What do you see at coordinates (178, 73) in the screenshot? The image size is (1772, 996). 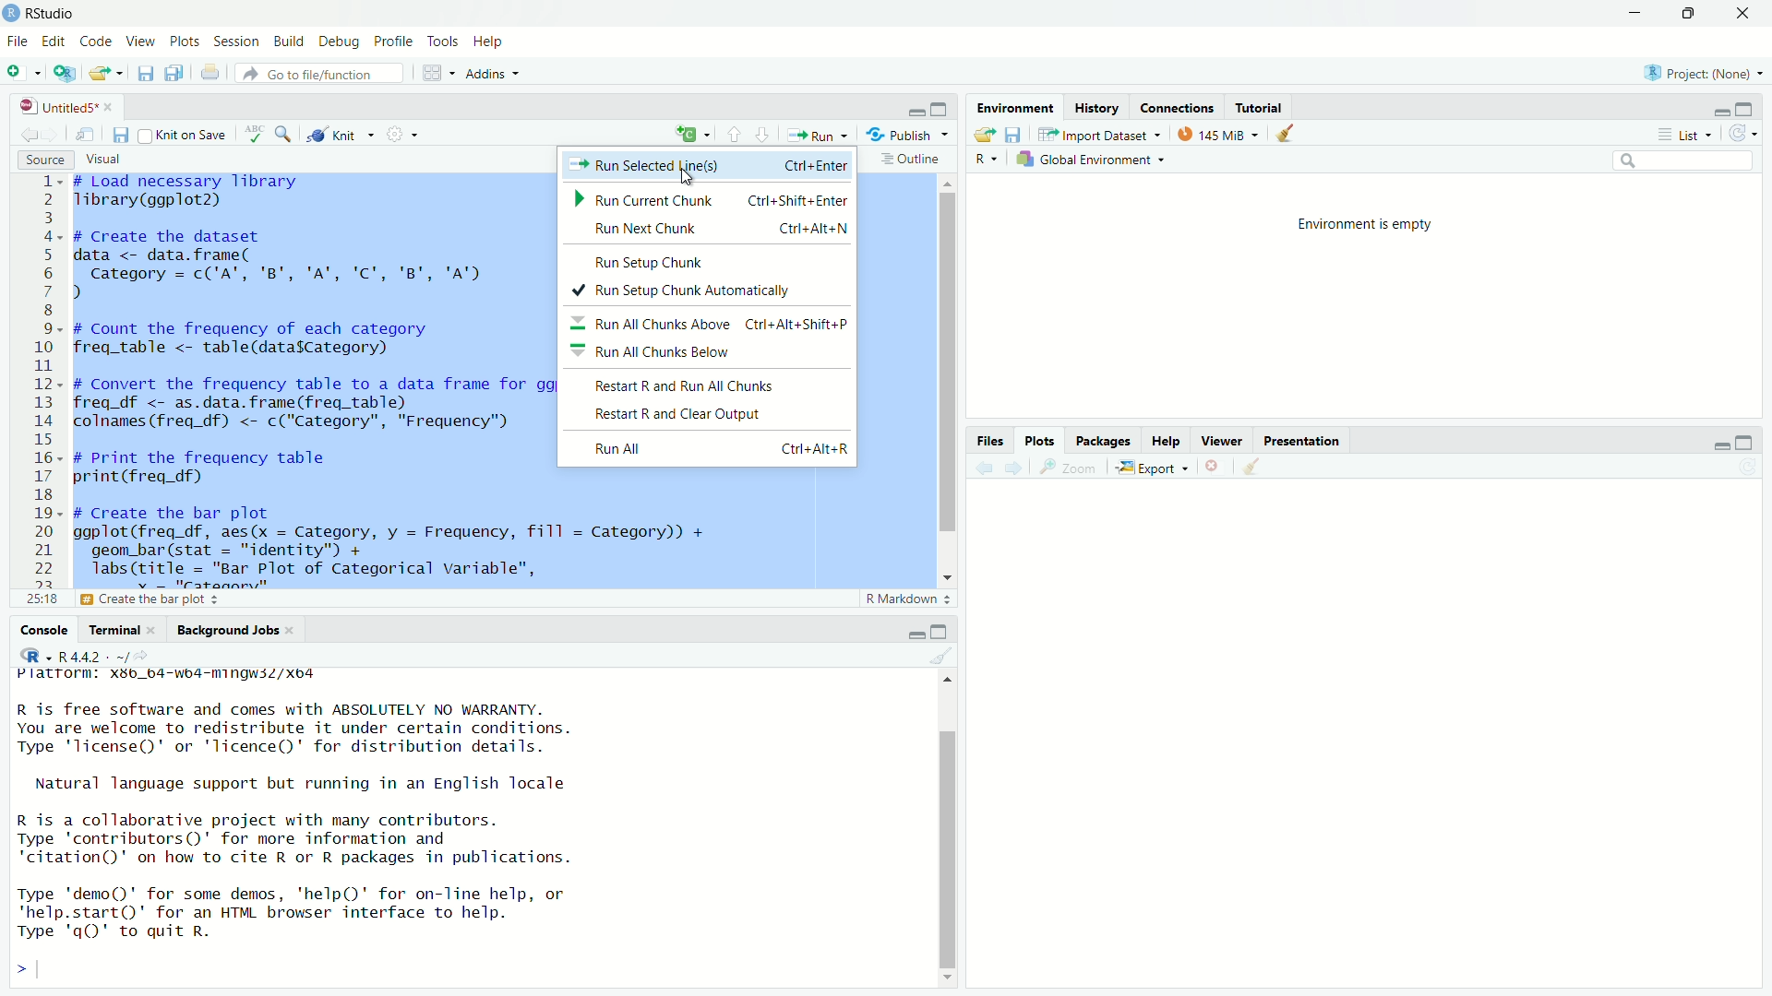 I see `save all` at bounding box center [178, 73].